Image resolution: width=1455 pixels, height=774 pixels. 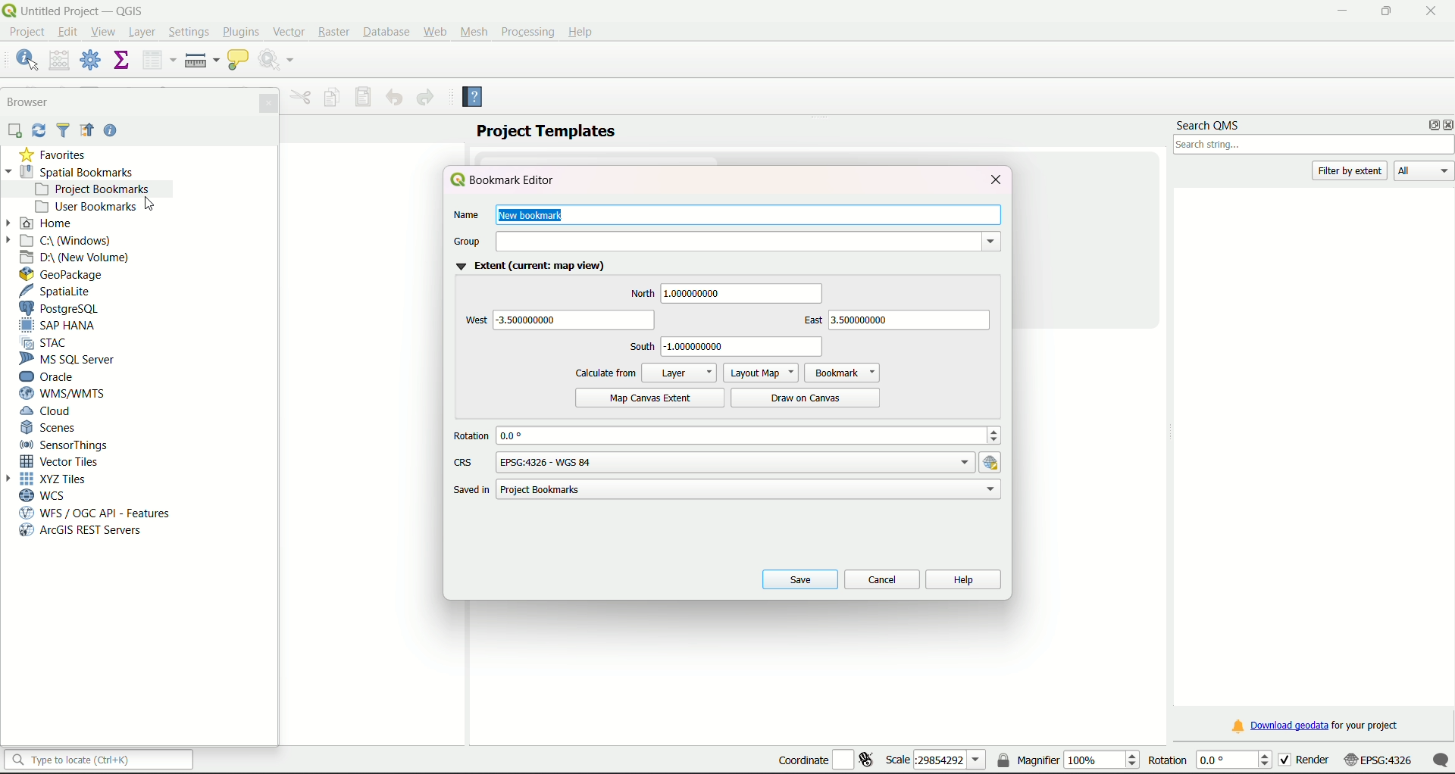 I want to click on download link, so click(x=1315, y=726).